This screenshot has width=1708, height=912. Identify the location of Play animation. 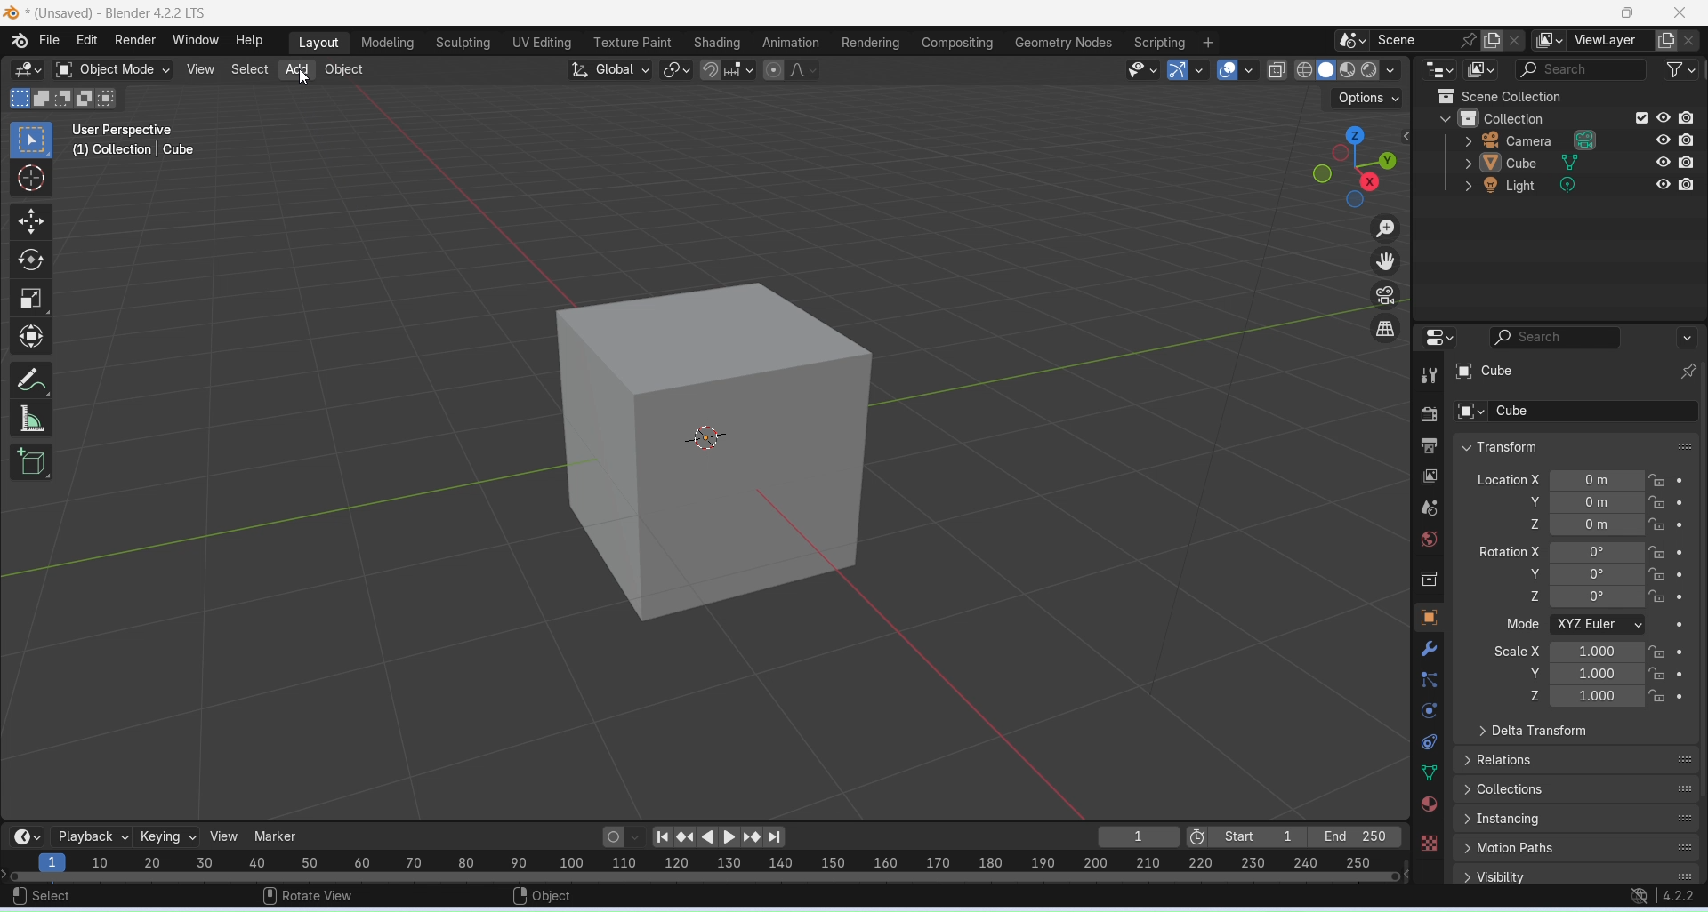
(705, 837).